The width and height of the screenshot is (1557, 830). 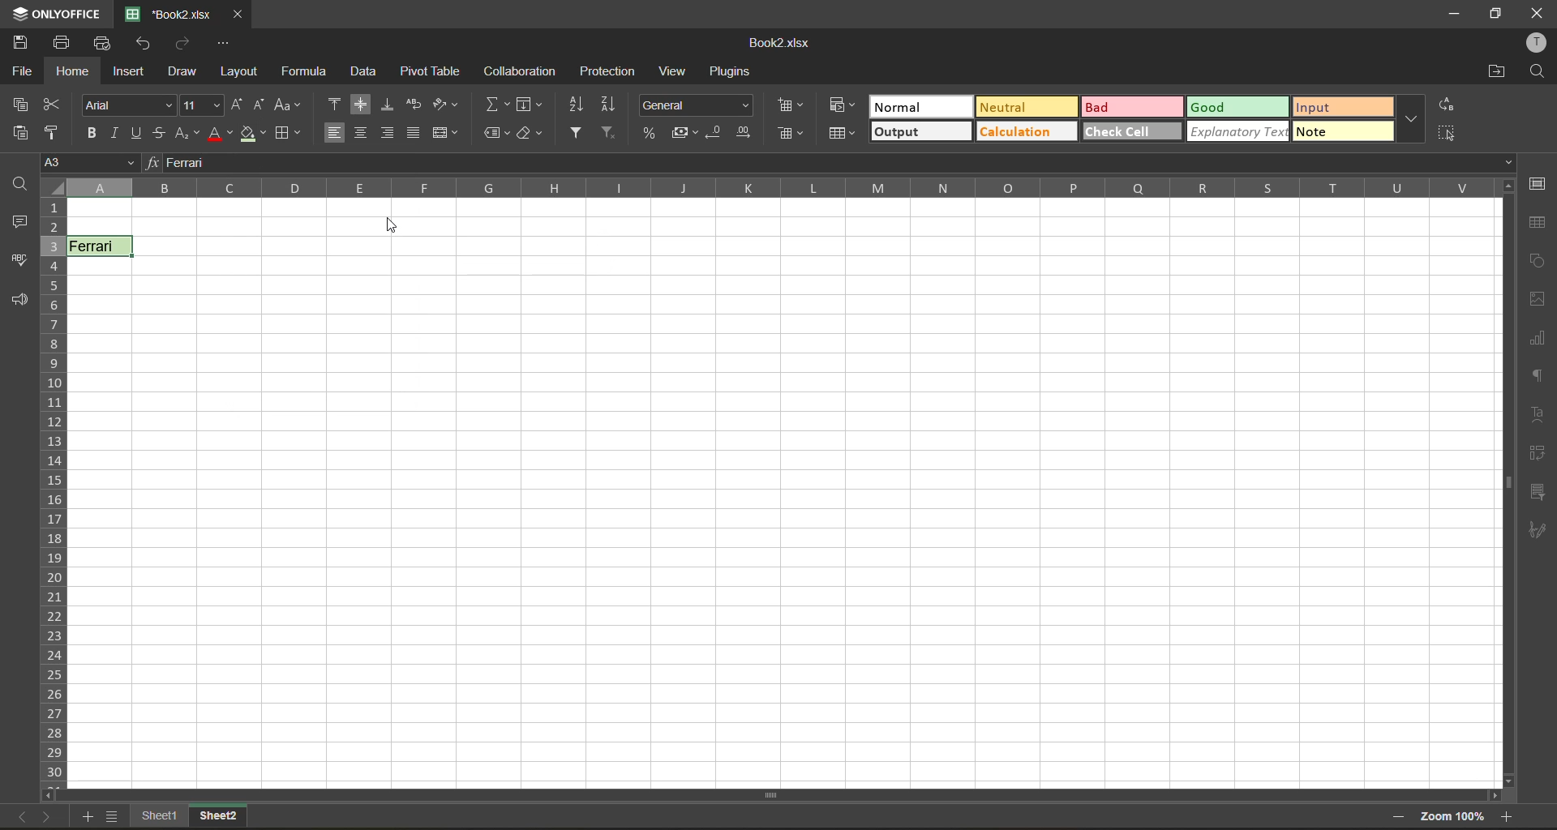 What do you see at coordinates (838, 106) in the screenshot?
I see `conditional formatting` at bounding box center [838, 106].